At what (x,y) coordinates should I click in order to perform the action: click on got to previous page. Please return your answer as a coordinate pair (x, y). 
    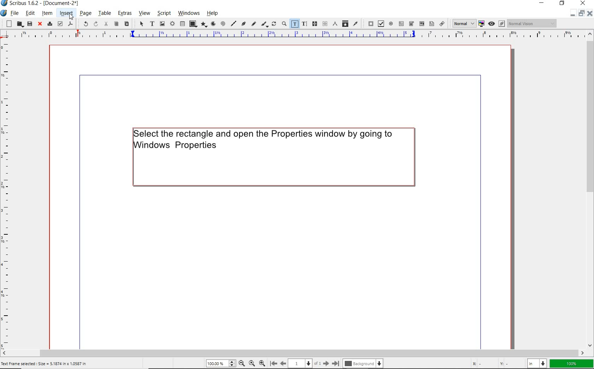
    Looking at the image, I should click on (283, 363).